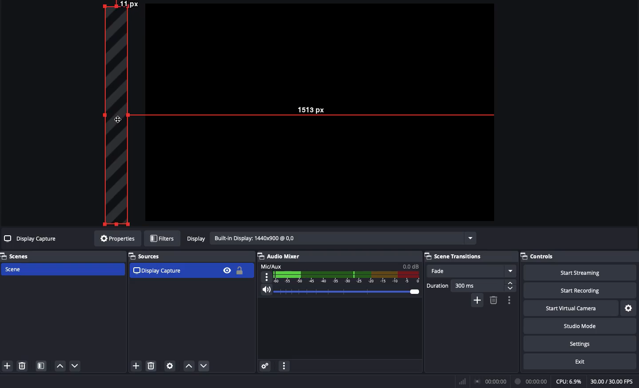 The width and height of the screenshot is (639, 388). Describe the element at coordinates (32, 240) in the screenshot. I see `Display capture` at that location.